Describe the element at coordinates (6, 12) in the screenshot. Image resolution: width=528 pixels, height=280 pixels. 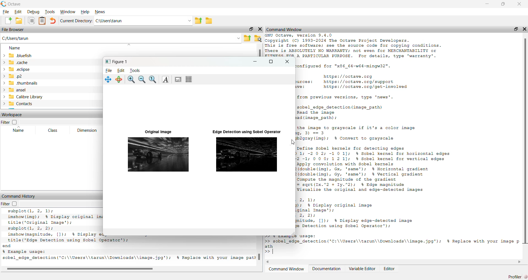
I see `File` at that location.